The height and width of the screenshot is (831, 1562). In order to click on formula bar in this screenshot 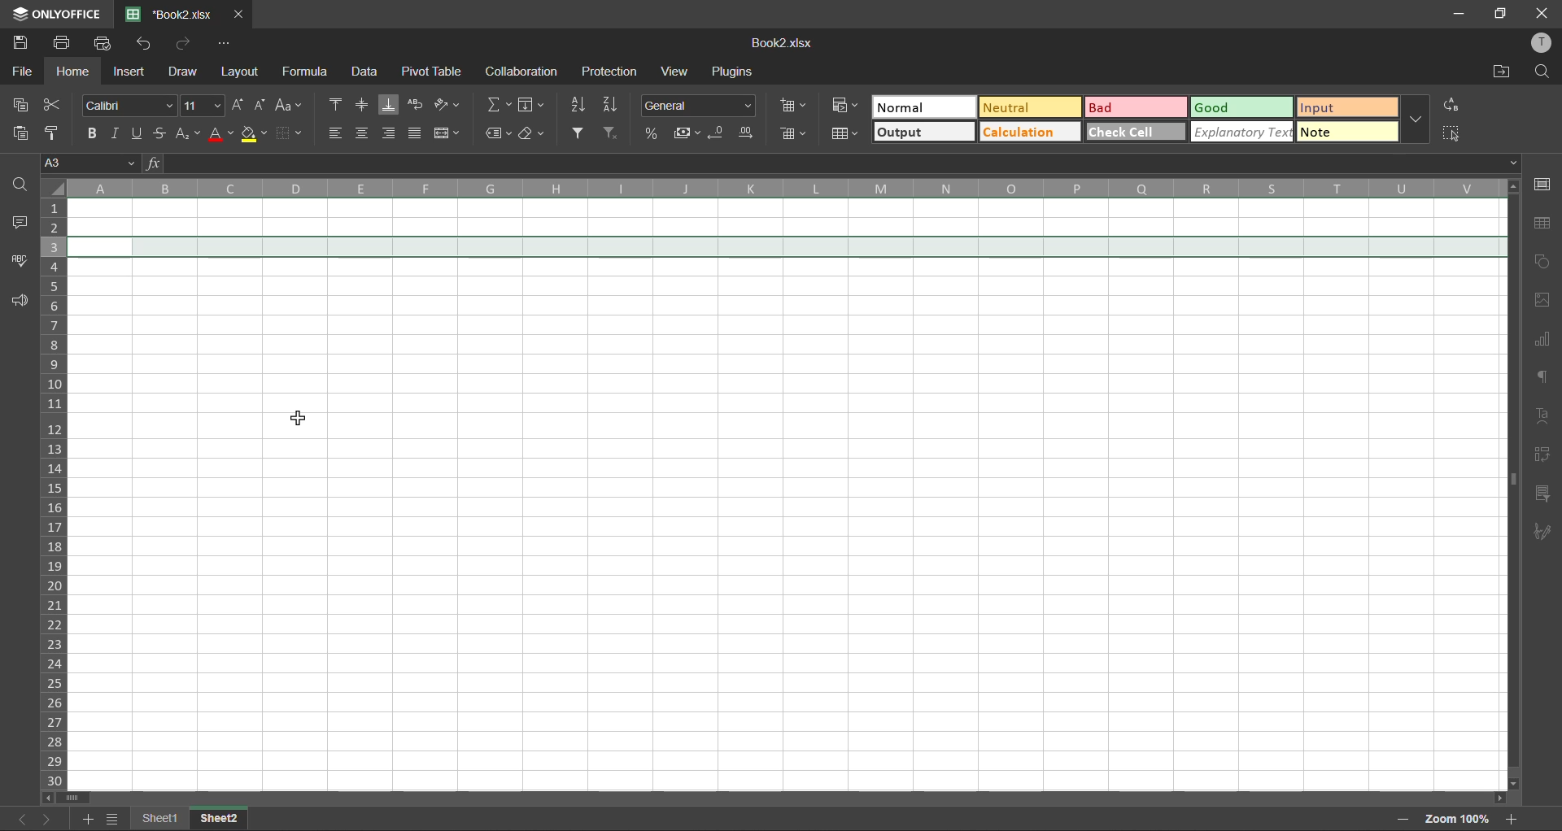, I will do `click(832, 163)`.